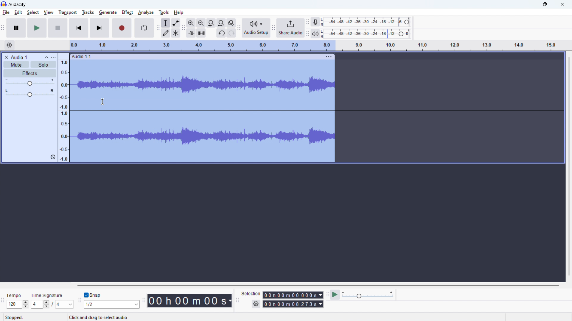 This screenshot has height=321, width=572. What do you see at coordinates (221, 33) in the screenshot?
I see `undo` at bounding box center [221, 33].